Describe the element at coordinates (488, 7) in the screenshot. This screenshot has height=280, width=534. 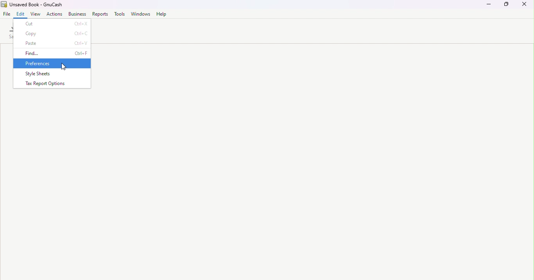
I see `Minimize` at that location.